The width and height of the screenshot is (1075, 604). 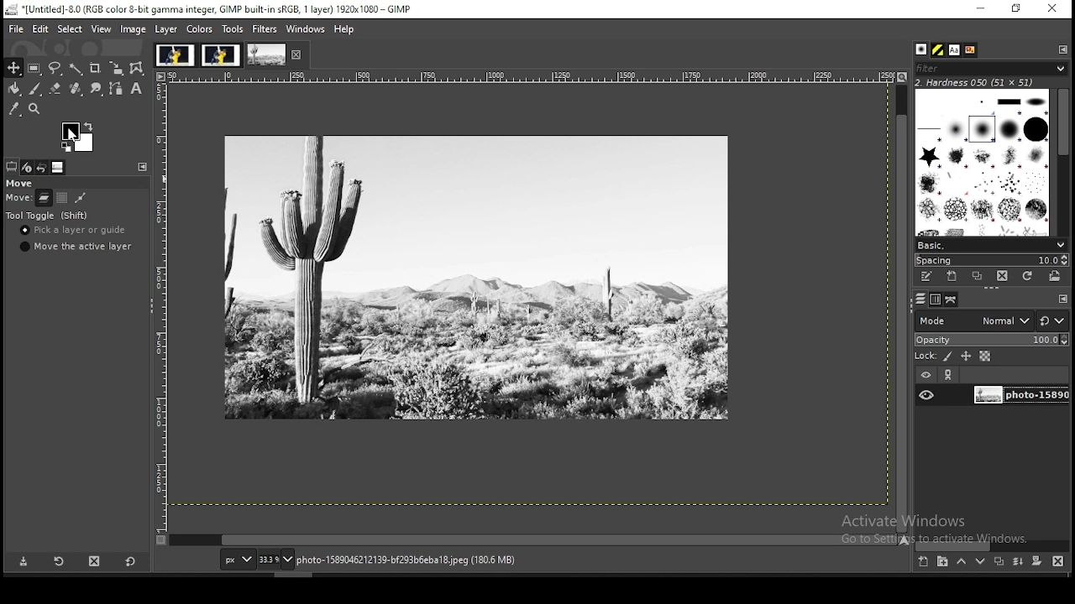 What do you see at coordinates (266, 55) in the screenshot?
I see `image` at bounding box center [266, 55].